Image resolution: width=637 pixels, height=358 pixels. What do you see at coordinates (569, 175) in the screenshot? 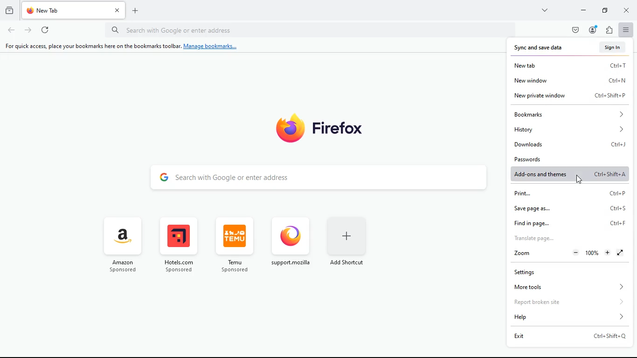
I see `add-ons and themes  ctrl+shift+A` at bounding box center [569, 175].